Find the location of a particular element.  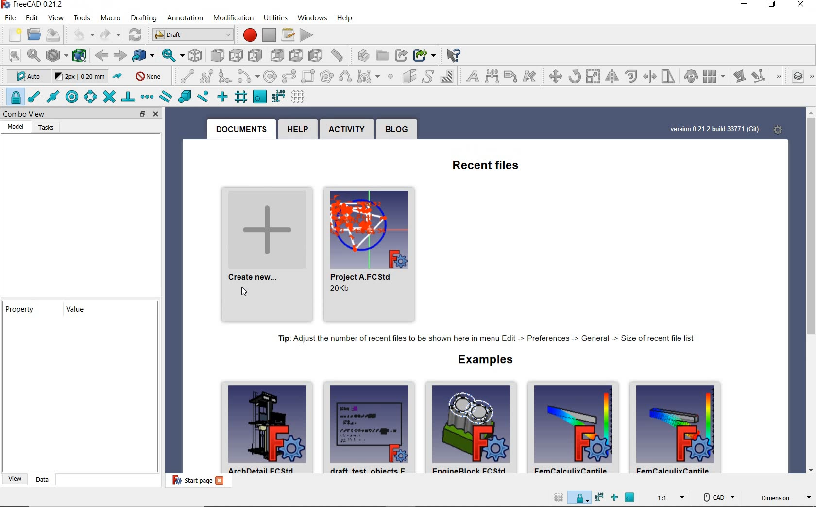

snap intersection is located at coordinates (110, 96).